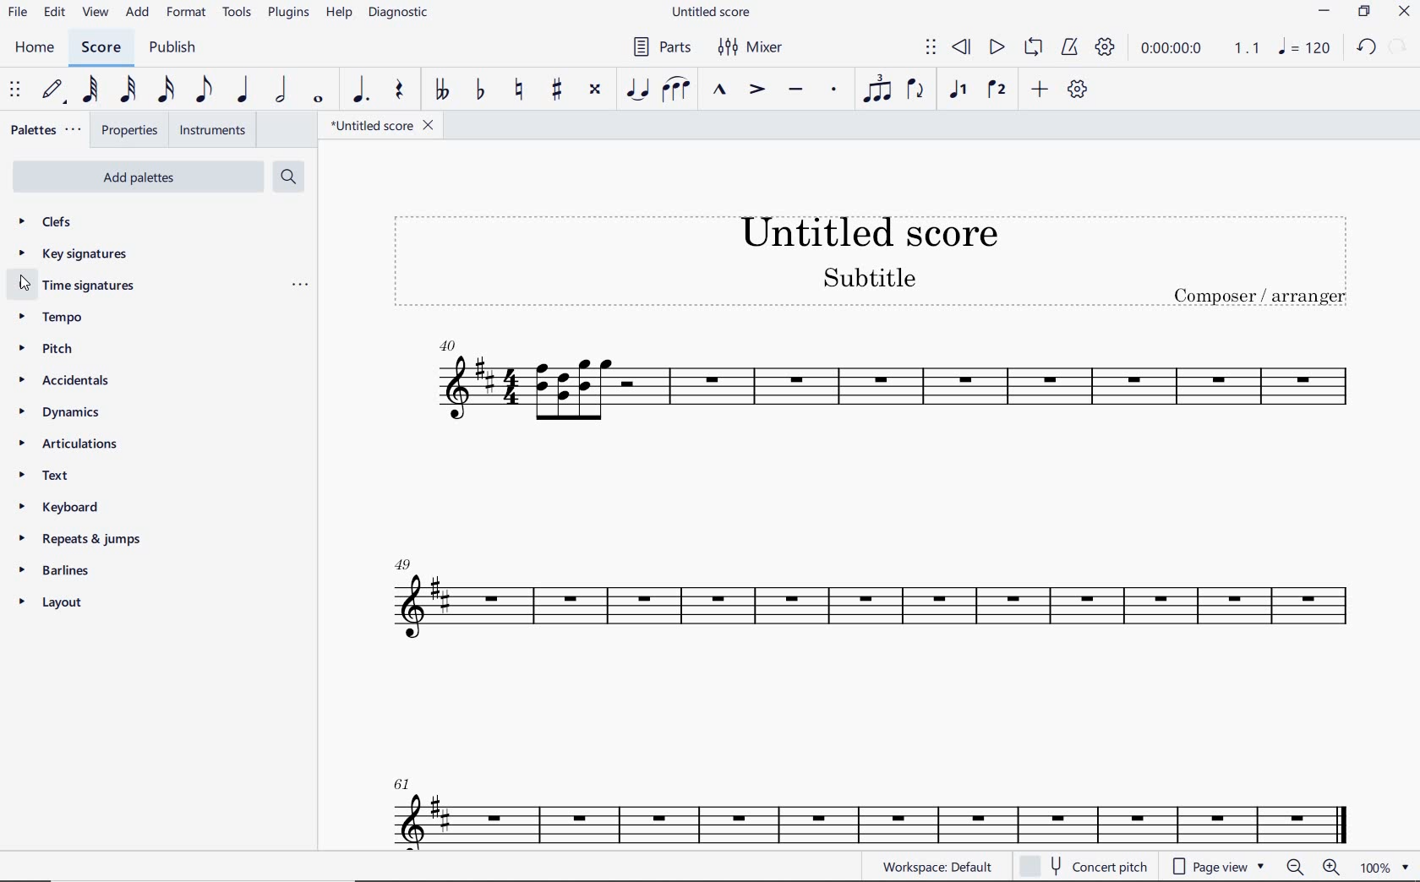 Image resolution: width=1420 pixels, height=882 pixels. What do you see at coordinates (299, 288) in the screenshot?
I see `Palette Properties` at bounding box center [299, 288].